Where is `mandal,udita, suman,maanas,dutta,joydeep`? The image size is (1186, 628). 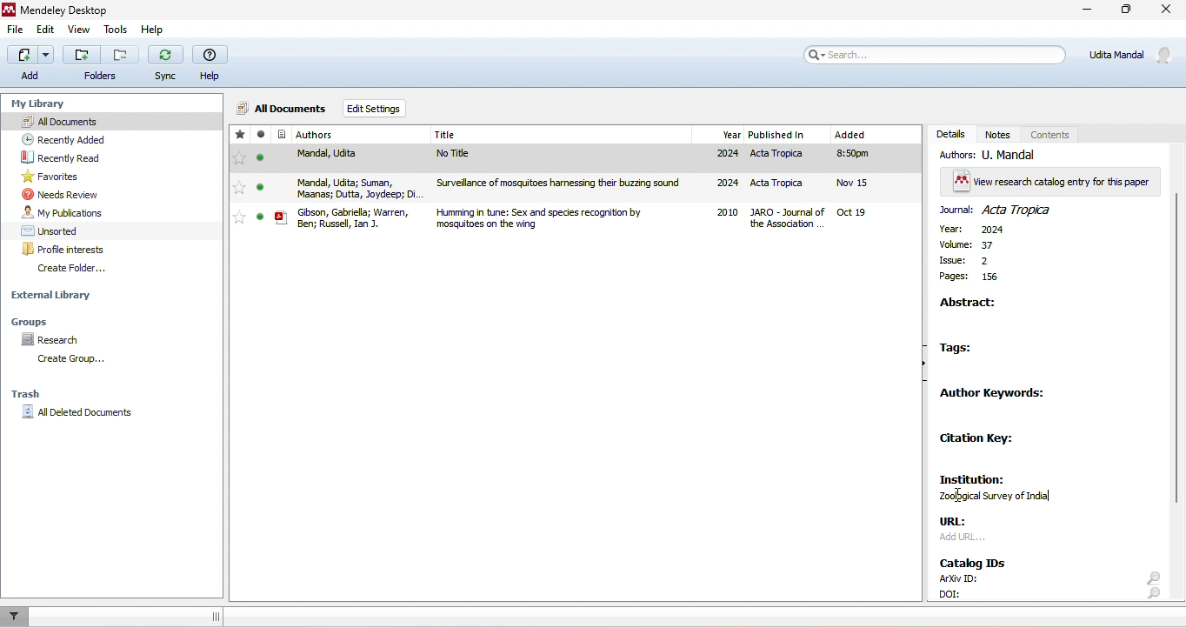
mandal,udita, suman,maanas,dutta,joydeep is located at coordinates (339, 187).